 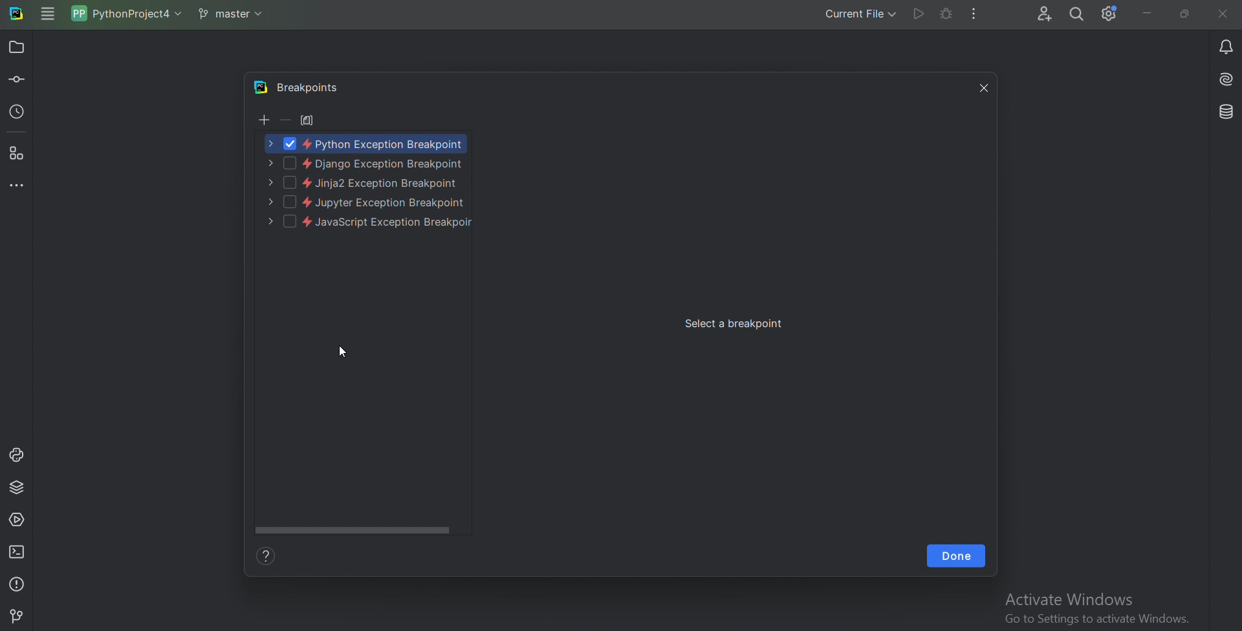 What do you see at coordinates (981, 87) in the screenshot?
I see `cross` at bounding box center [981, 87].